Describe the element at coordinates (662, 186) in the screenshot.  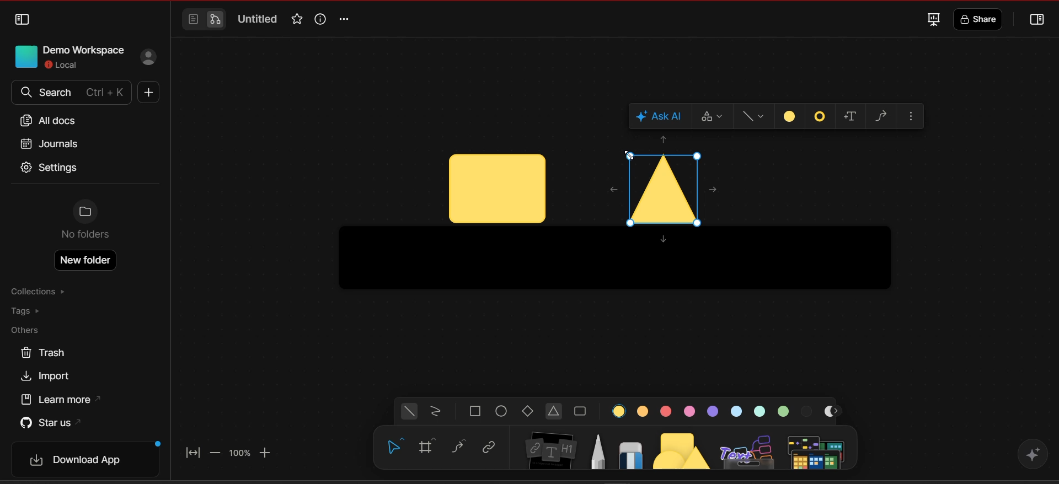
I see `cursor and shape current location` at that location.